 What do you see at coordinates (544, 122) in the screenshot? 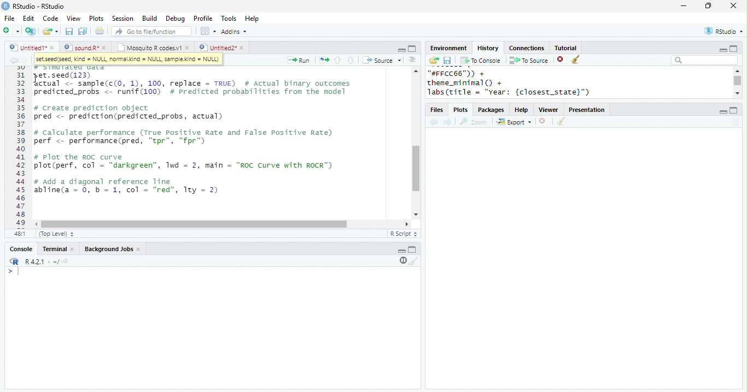
I see `close file` at bounding box center [544, 122].